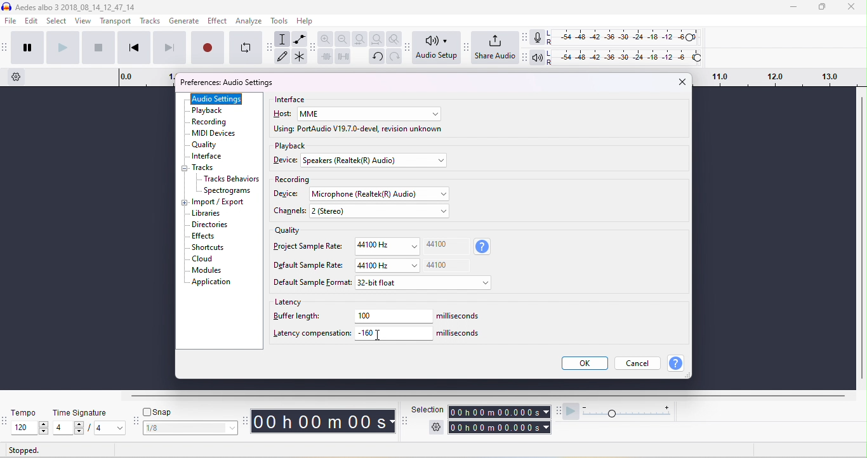 The image size is (867, 458). What do you see at coordinates (583, 363) in the screenshot?
I see `ok ` at bounding box center [583, 363].